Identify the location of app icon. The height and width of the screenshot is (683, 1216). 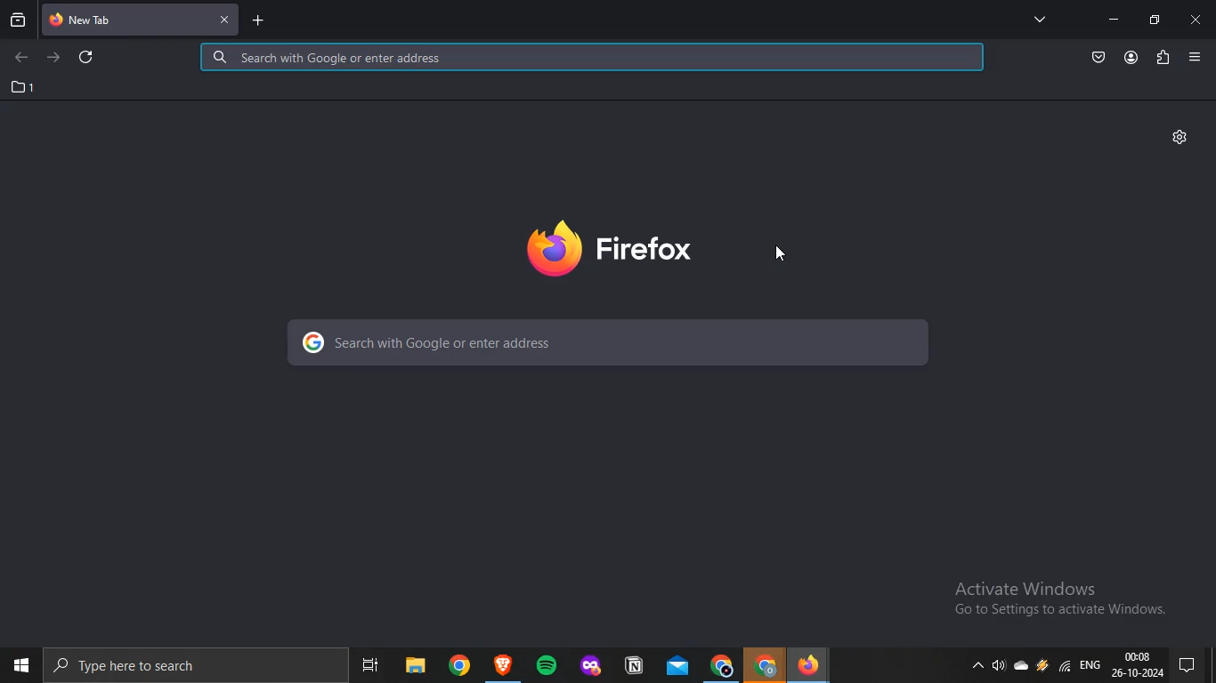
(503, 662).